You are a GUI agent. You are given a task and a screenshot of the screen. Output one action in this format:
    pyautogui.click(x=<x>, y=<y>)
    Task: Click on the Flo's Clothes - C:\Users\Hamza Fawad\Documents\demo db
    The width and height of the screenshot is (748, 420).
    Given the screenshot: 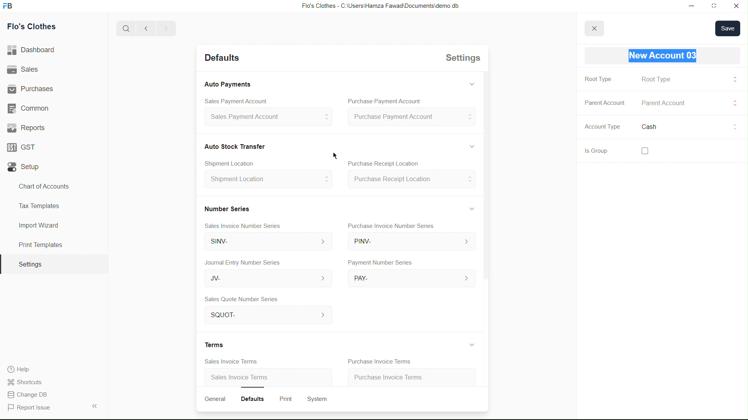 What is the action you would take?
    pyautogui.click(x=379, y=6)
    